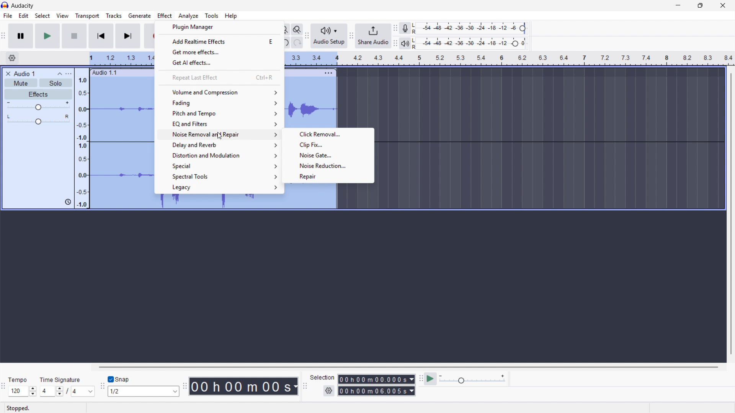 This screenshot has height=413, width=735. Describe the element at coordinates (219, 113) in the screenshot. I see `peach and tempo` at that location.